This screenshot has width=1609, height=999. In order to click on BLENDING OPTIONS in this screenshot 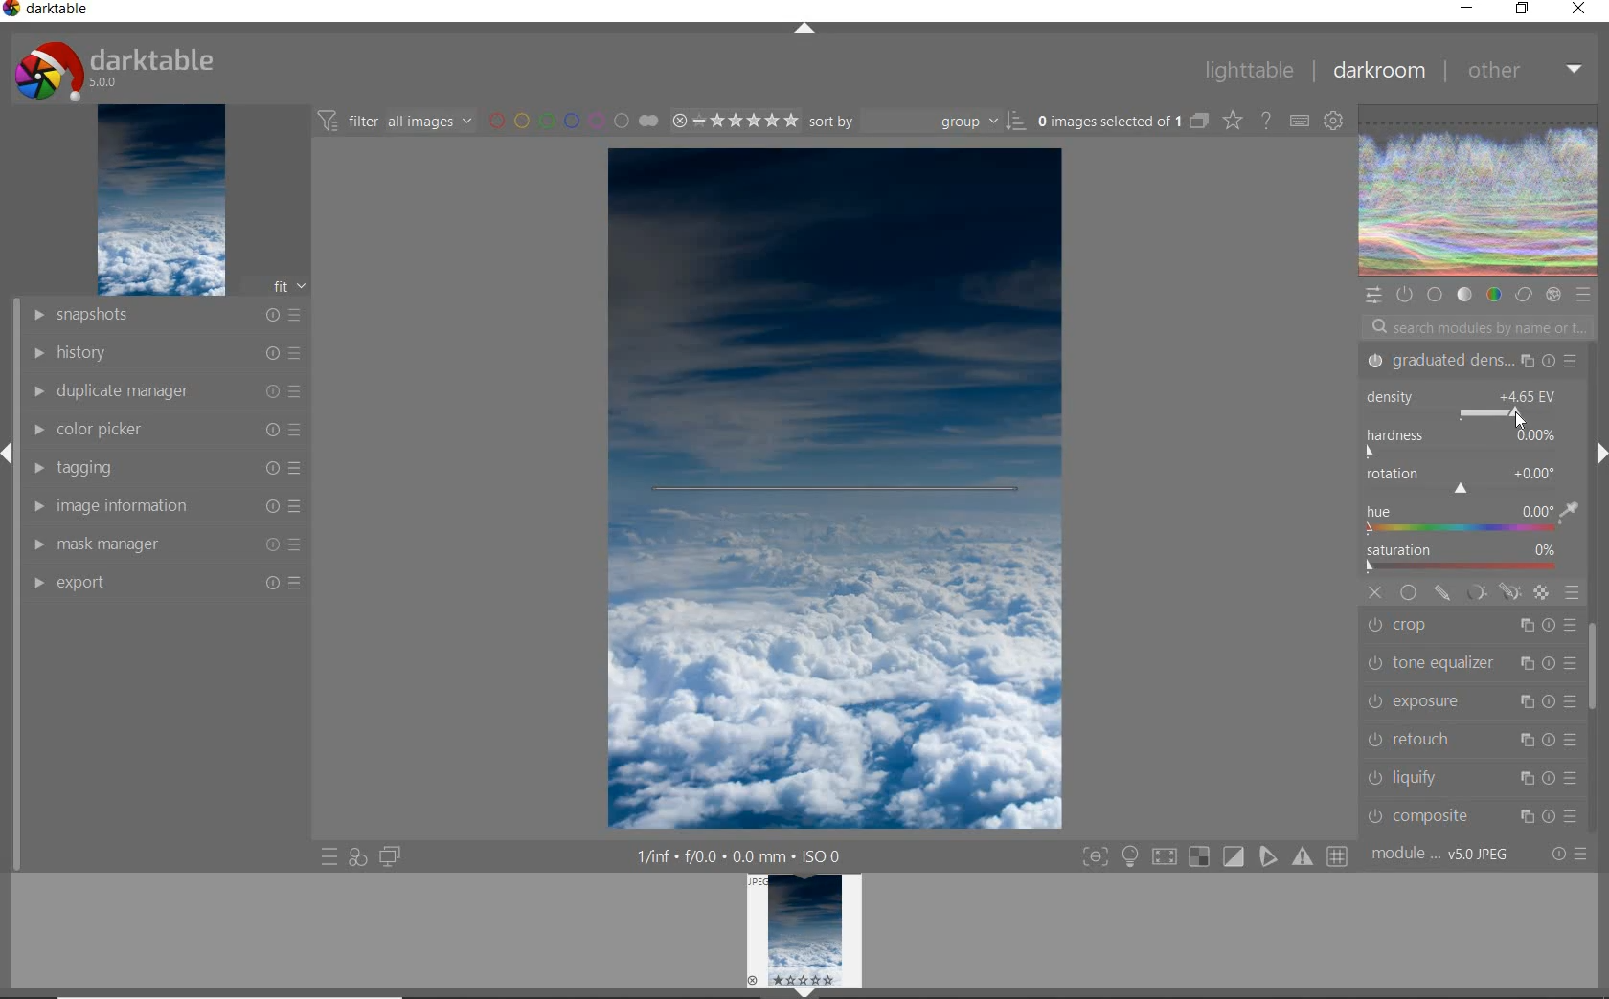, I will do `click(1572, 592)`.